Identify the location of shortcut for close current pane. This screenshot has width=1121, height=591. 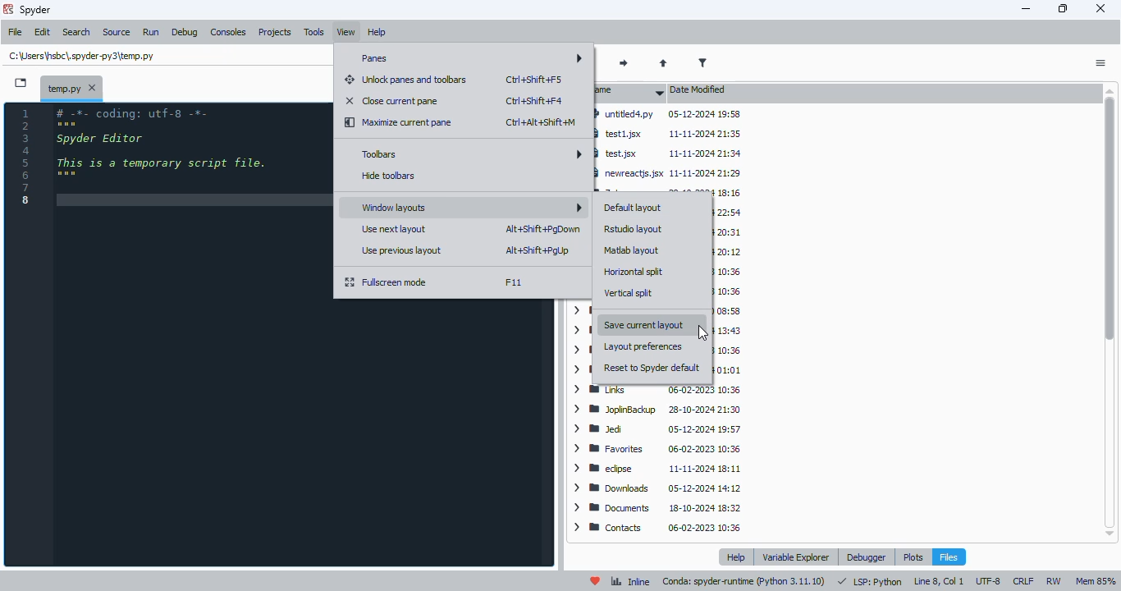
(533, 101).